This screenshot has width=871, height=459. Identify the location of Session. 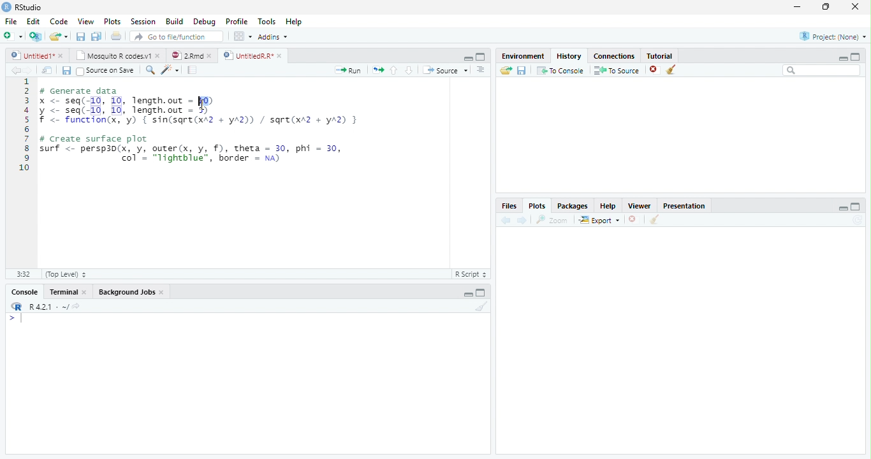
(142, 22).